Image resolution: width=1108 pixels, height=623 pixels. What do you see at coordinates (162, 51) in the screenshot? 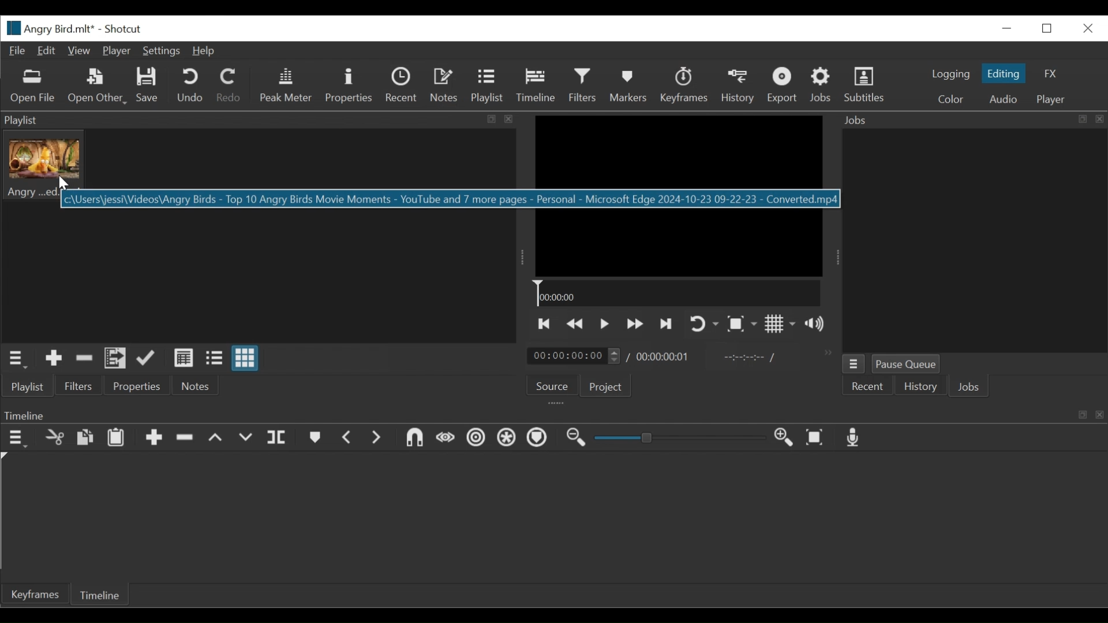
I see `Settings` at bounding box center [162, 51].